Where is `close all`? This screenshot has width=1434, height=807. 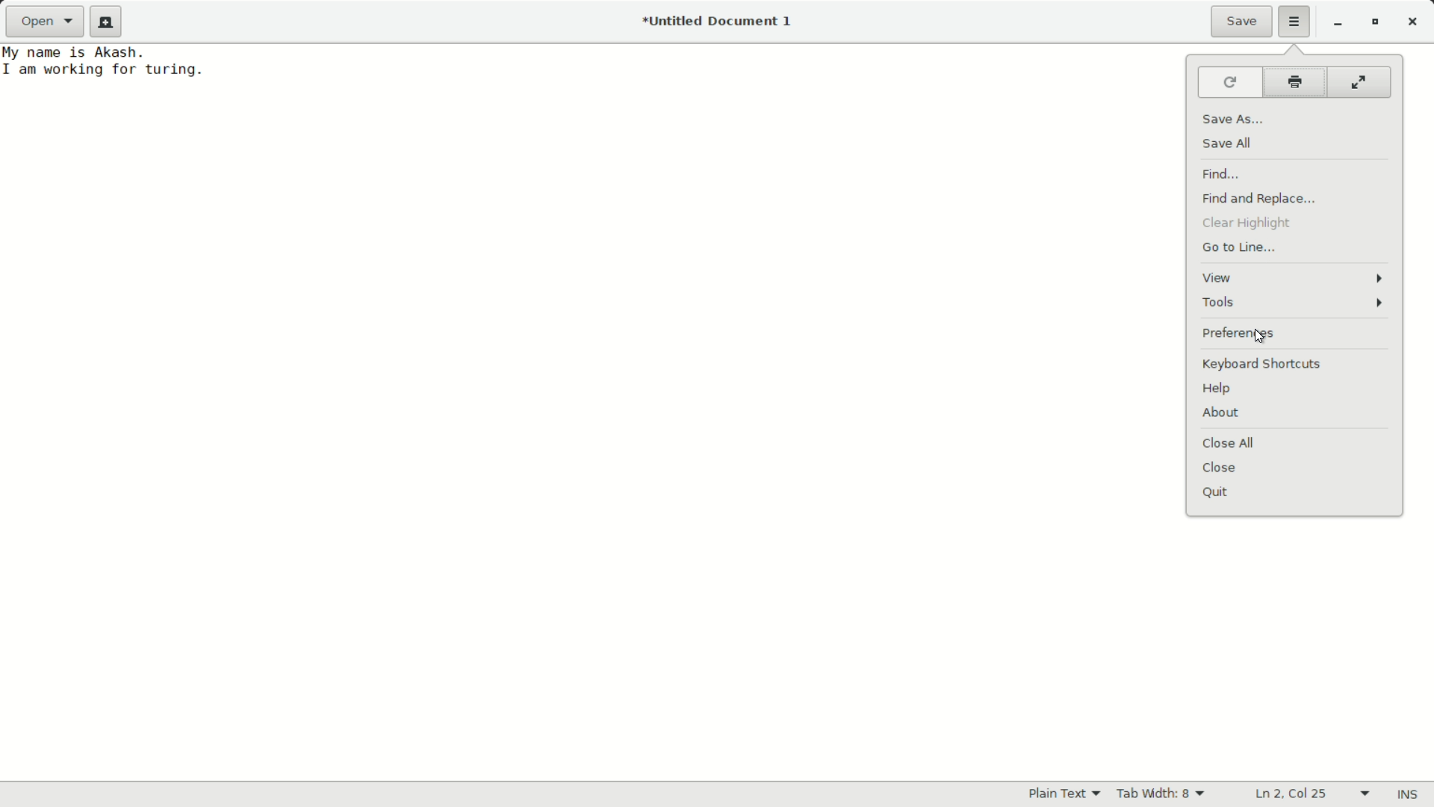
close all is located at coordinates (1229, 442).